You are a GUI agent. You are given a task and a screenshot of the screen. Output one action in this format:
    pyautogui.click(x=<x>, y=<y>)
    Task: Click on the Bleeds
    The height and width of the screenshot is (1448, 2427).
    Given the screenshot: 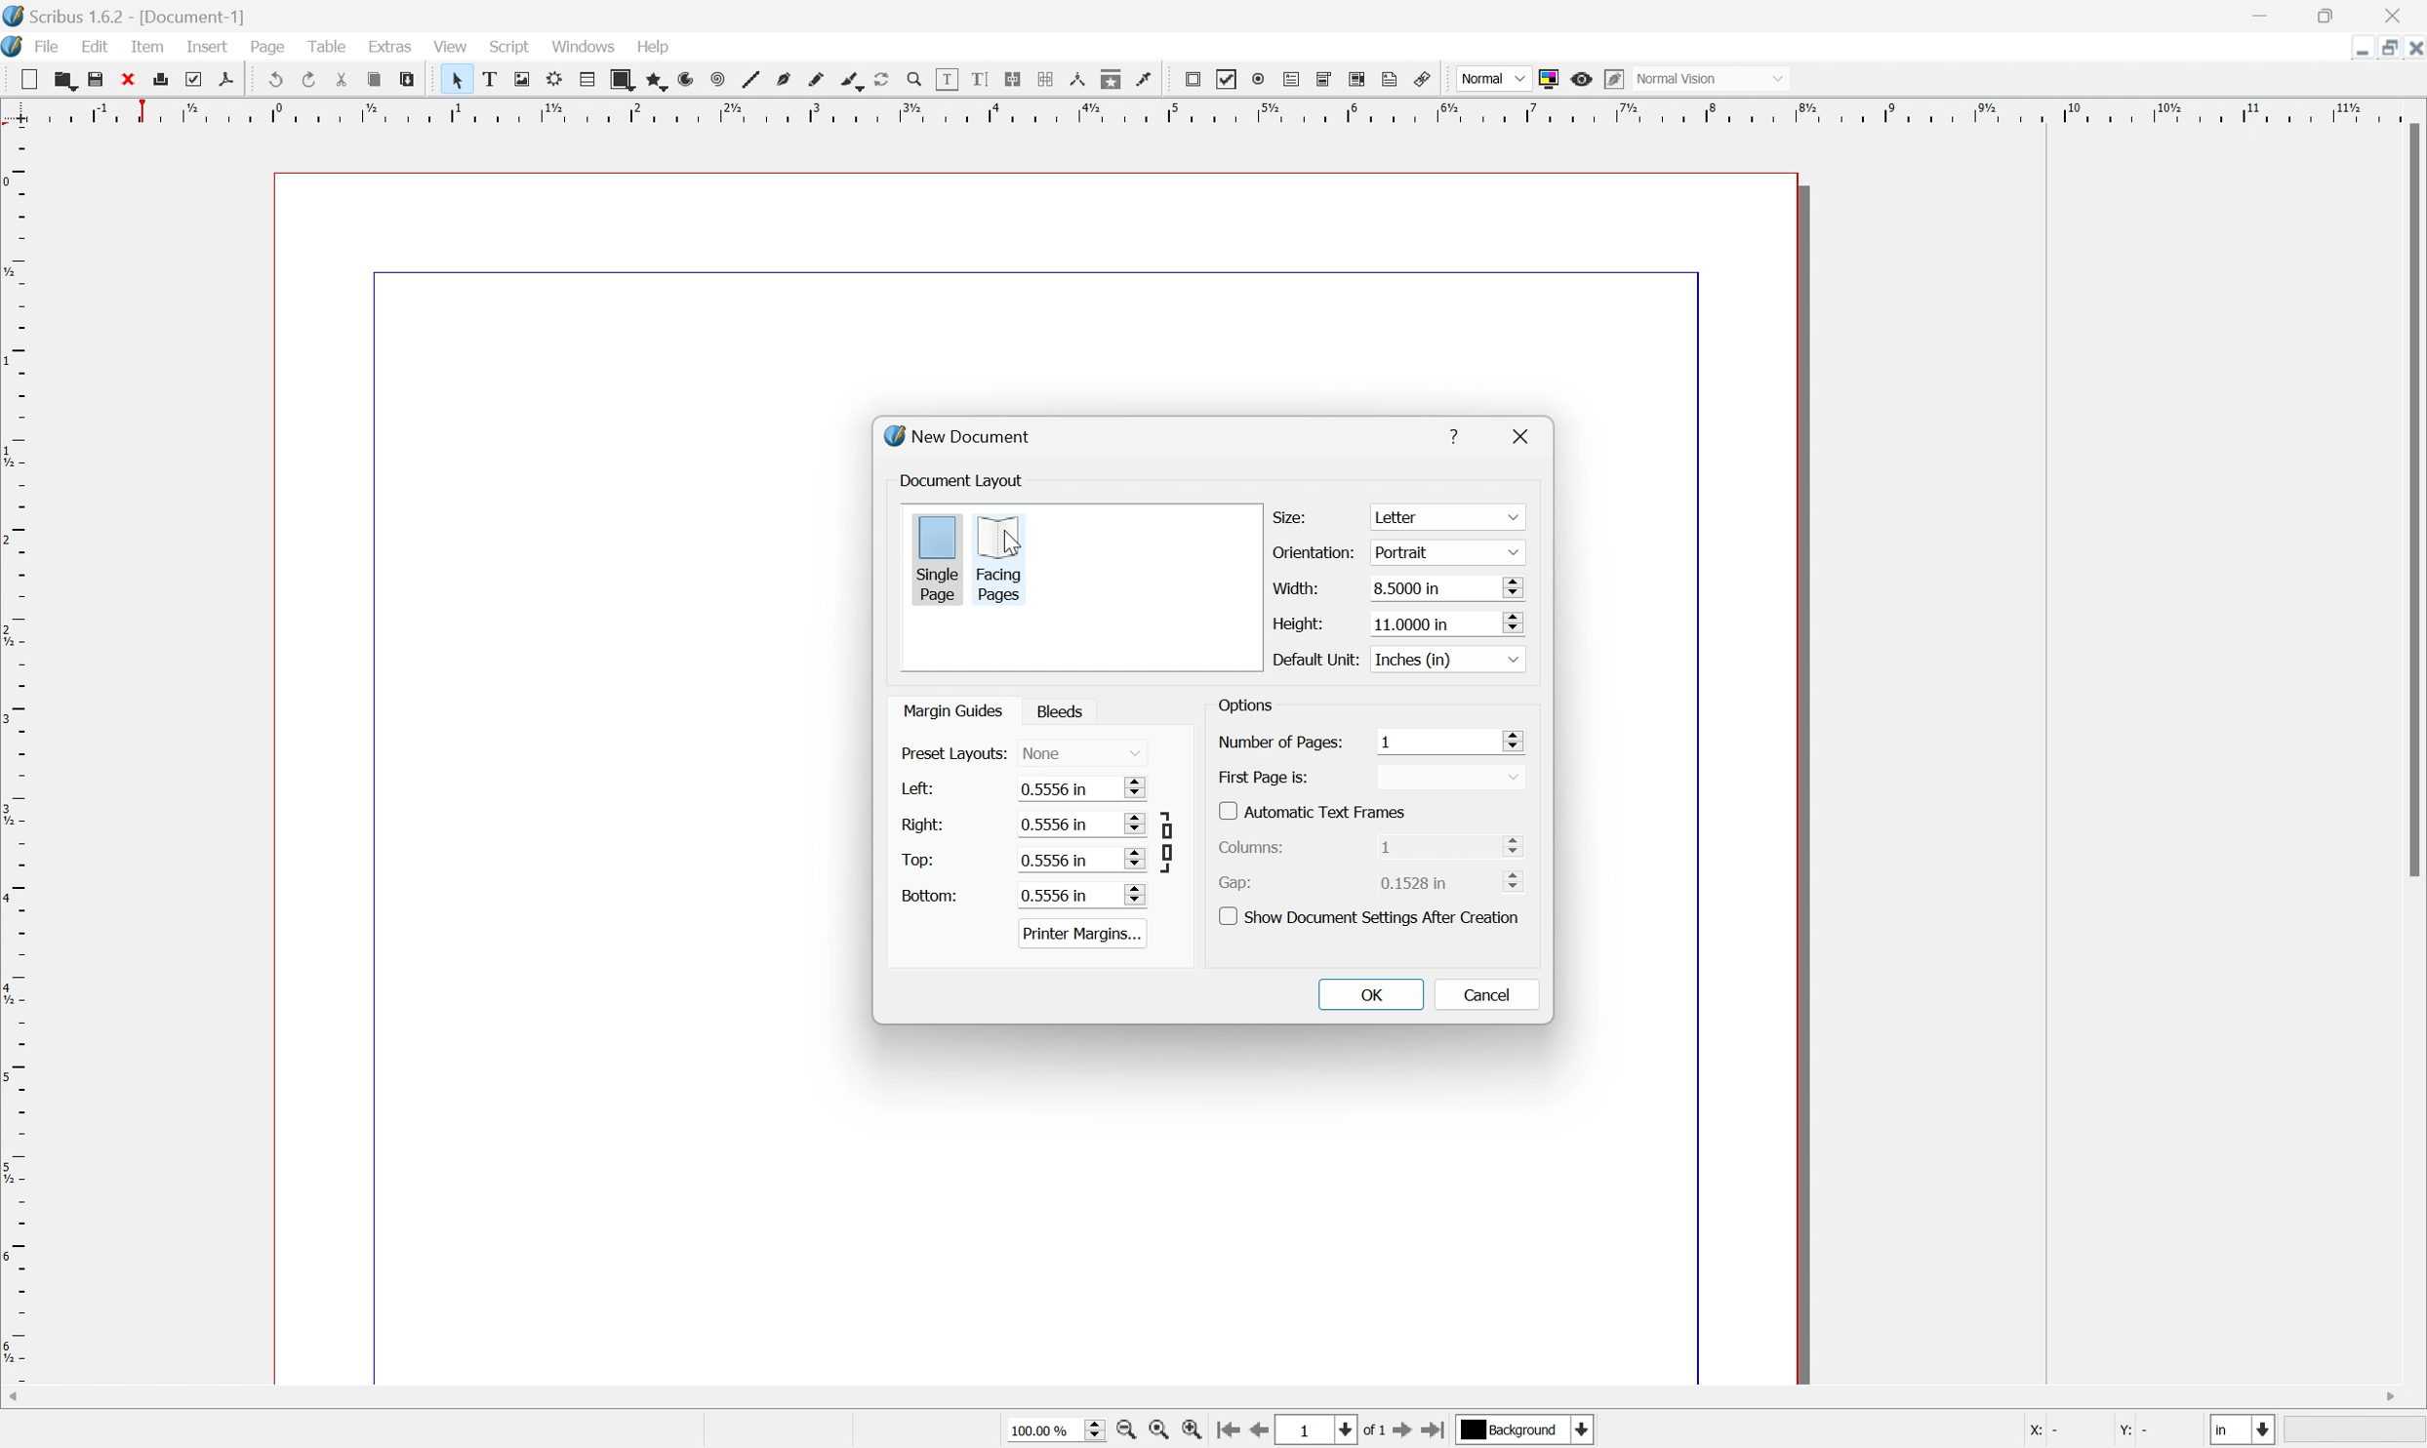 What is the action you would take?
    pyautogui.click(x=1066, y=711)
    